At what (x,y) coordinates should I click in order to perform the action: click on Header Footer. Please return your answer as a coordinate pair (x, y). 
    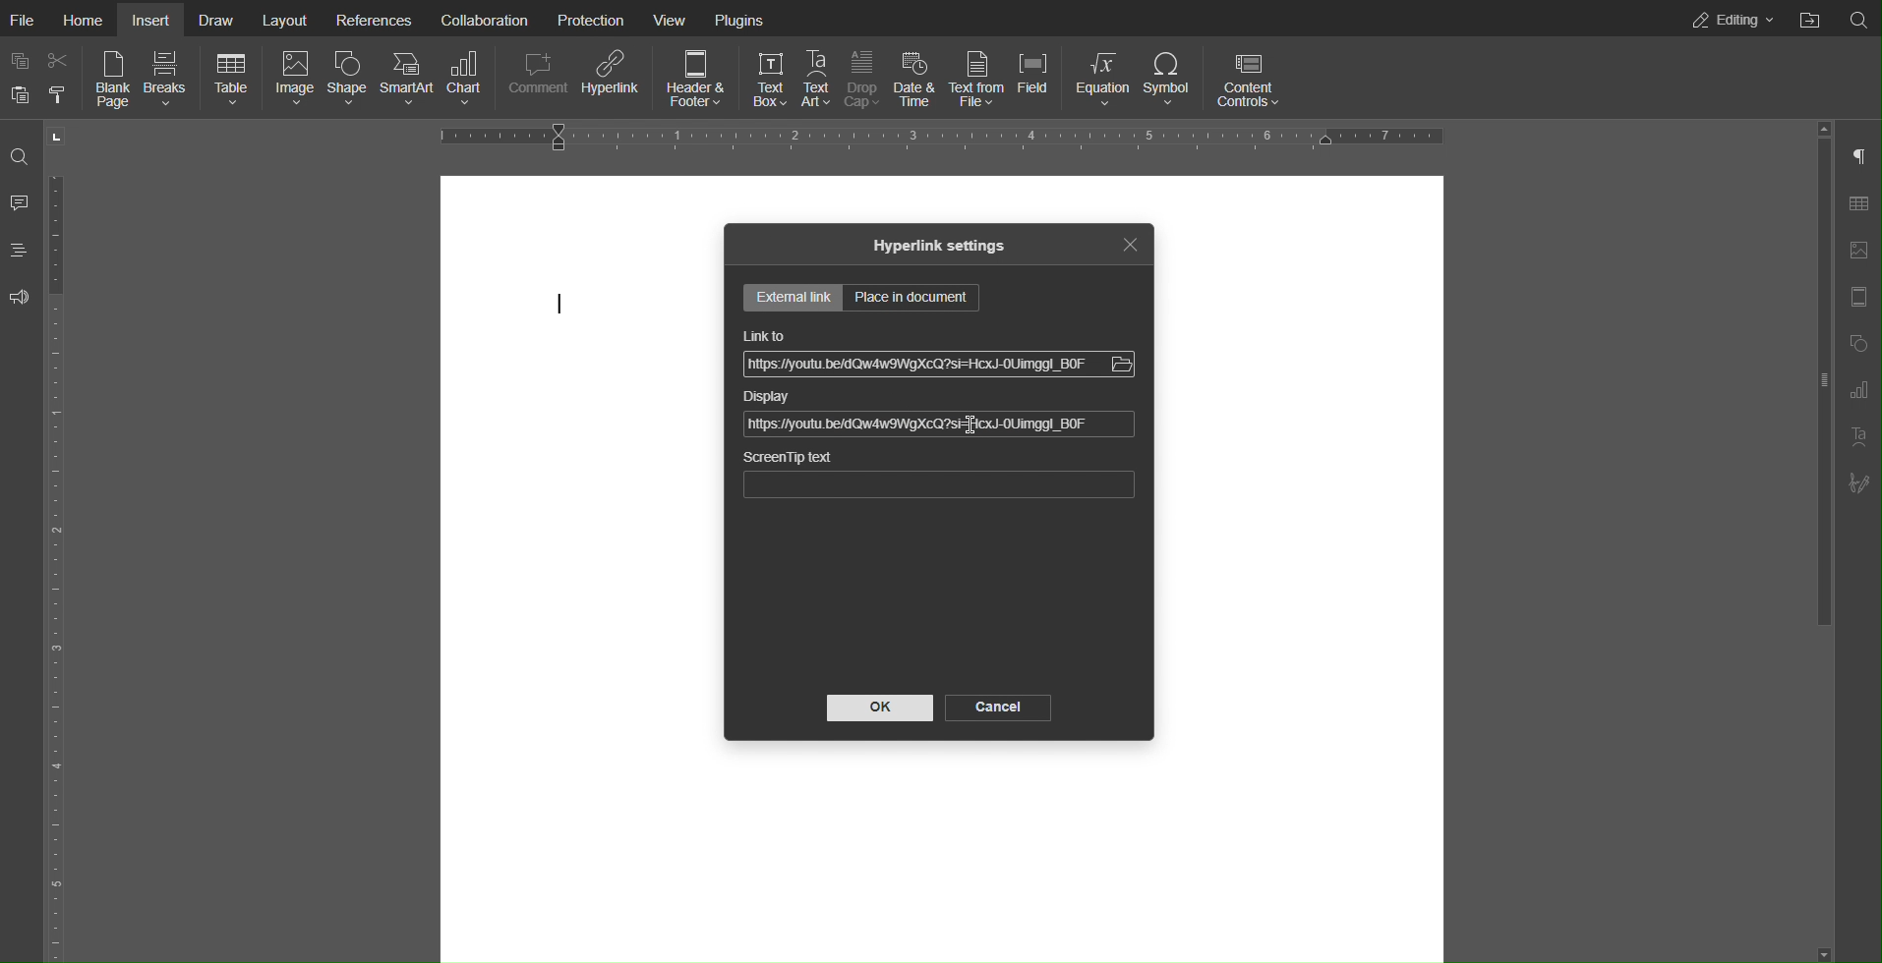
    Looking at the image, I should click on (1857, 300).